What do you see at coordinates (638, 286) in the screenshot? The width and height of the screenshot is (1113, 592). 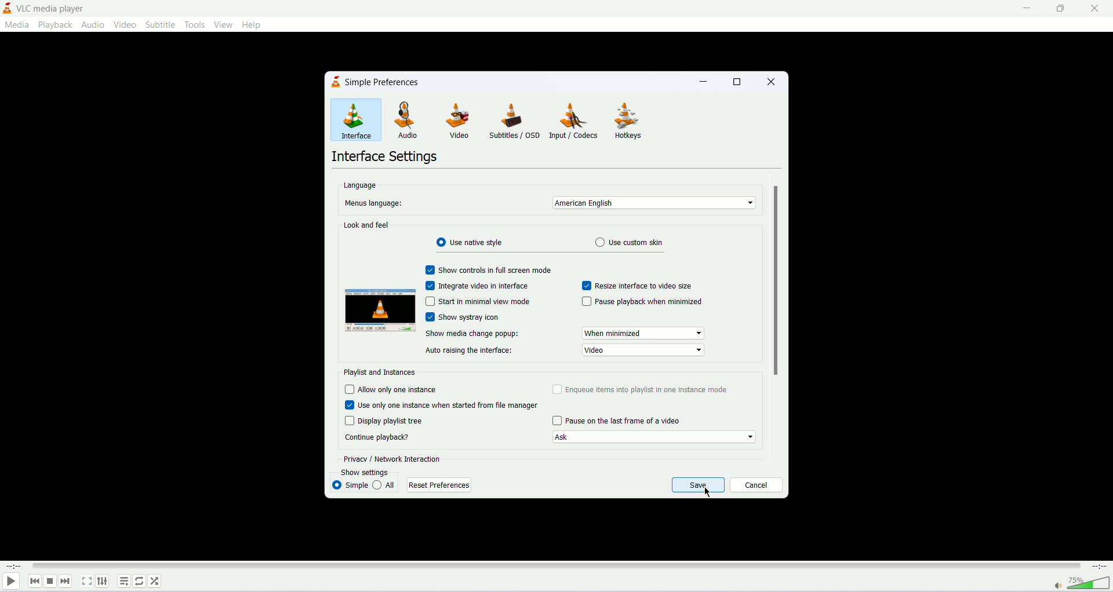 I see `resize interface` at bounding box center [638, 286].